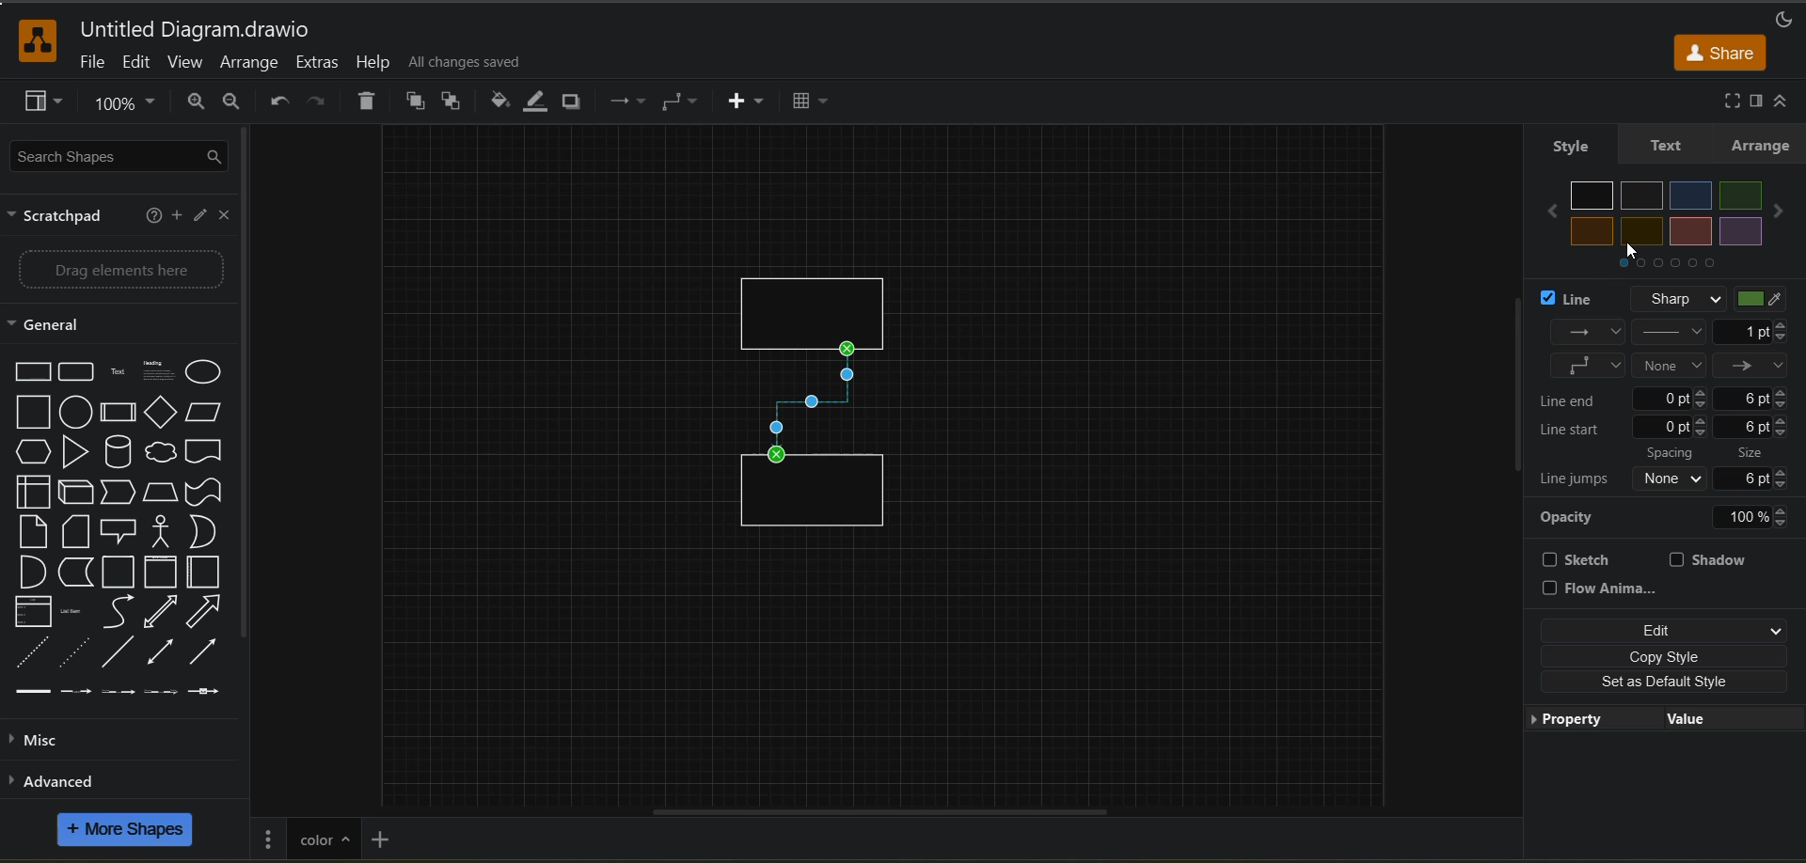 The width and height of the screenshot is (1806, 863). What do you see at coordinates (79, 612) in the screenshot?
I see `Item List` at bounding box center [79, 612].